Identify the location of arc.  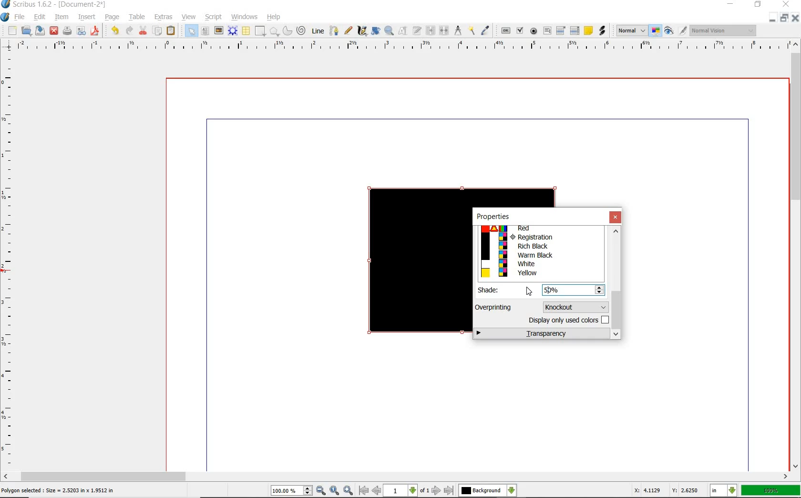
(287, 31).